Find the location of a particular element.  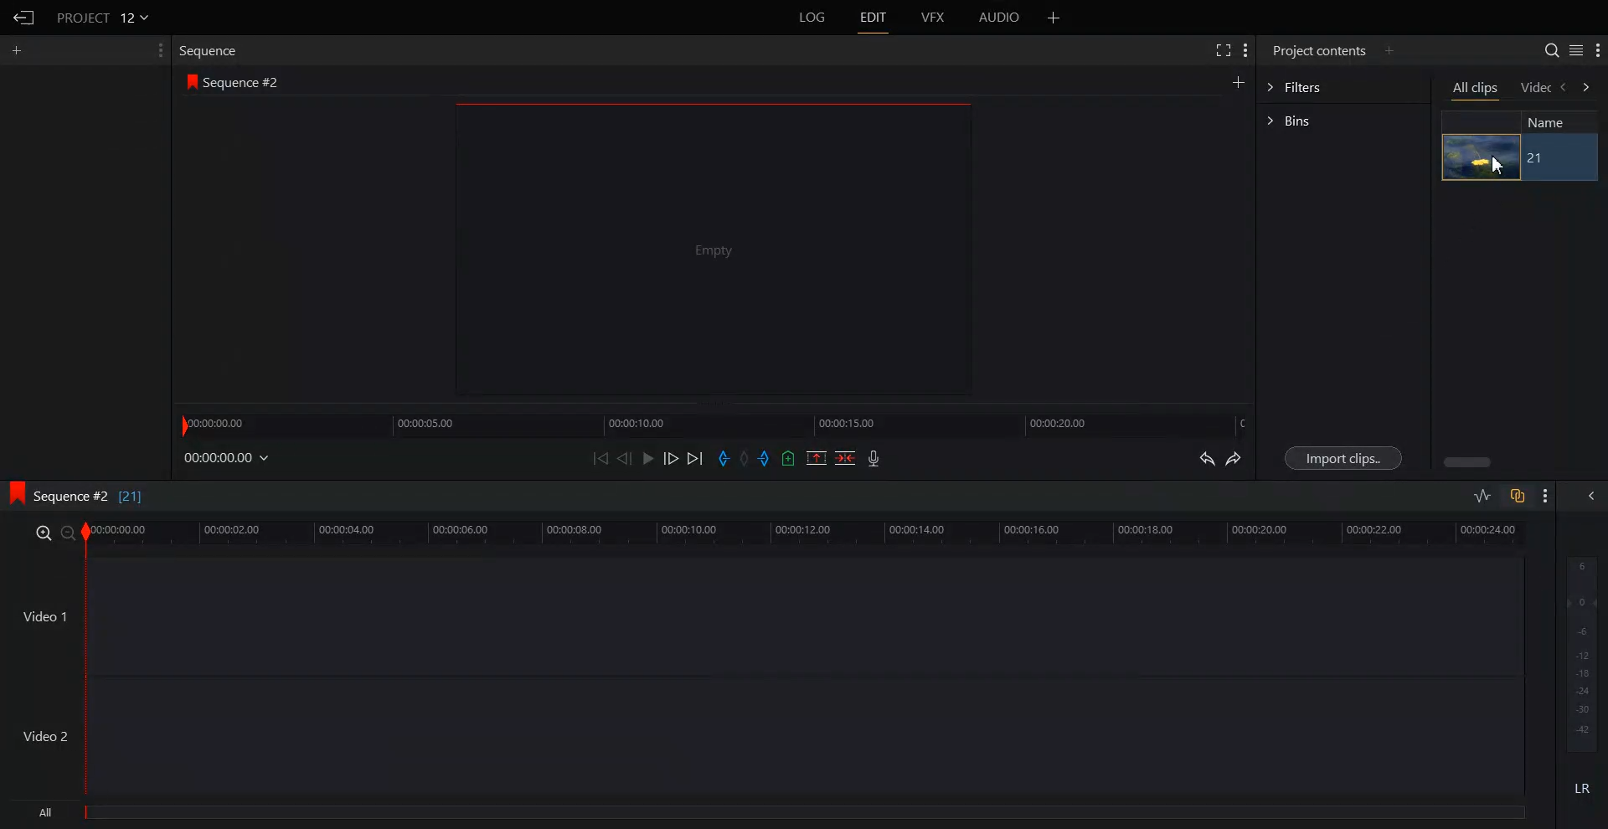

Sequence 2 is located at coordinates (242, 83).